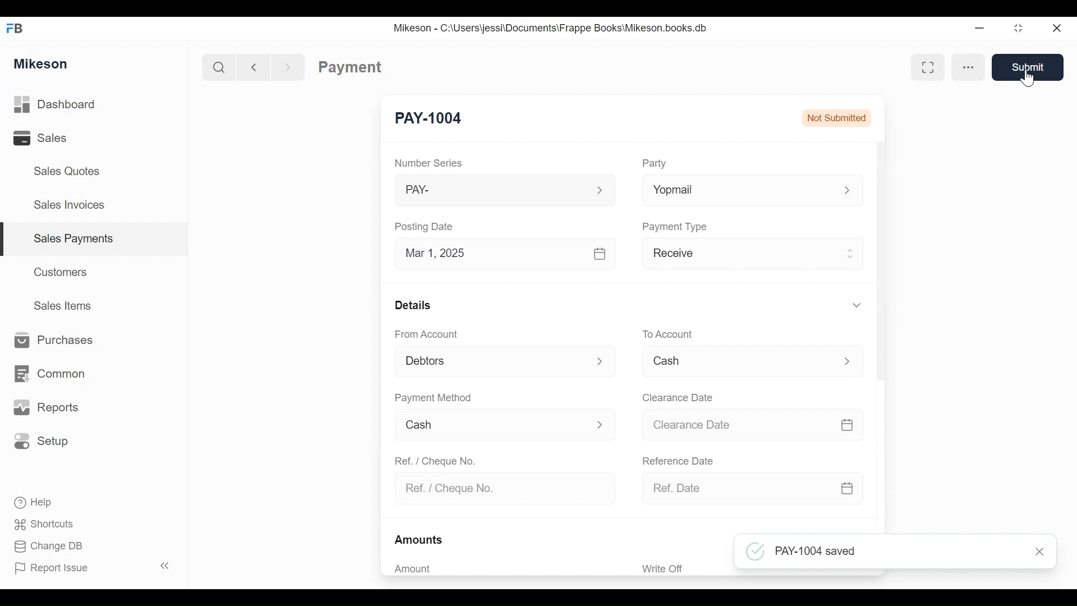  I want to click on cursor, so click(1028, 81).